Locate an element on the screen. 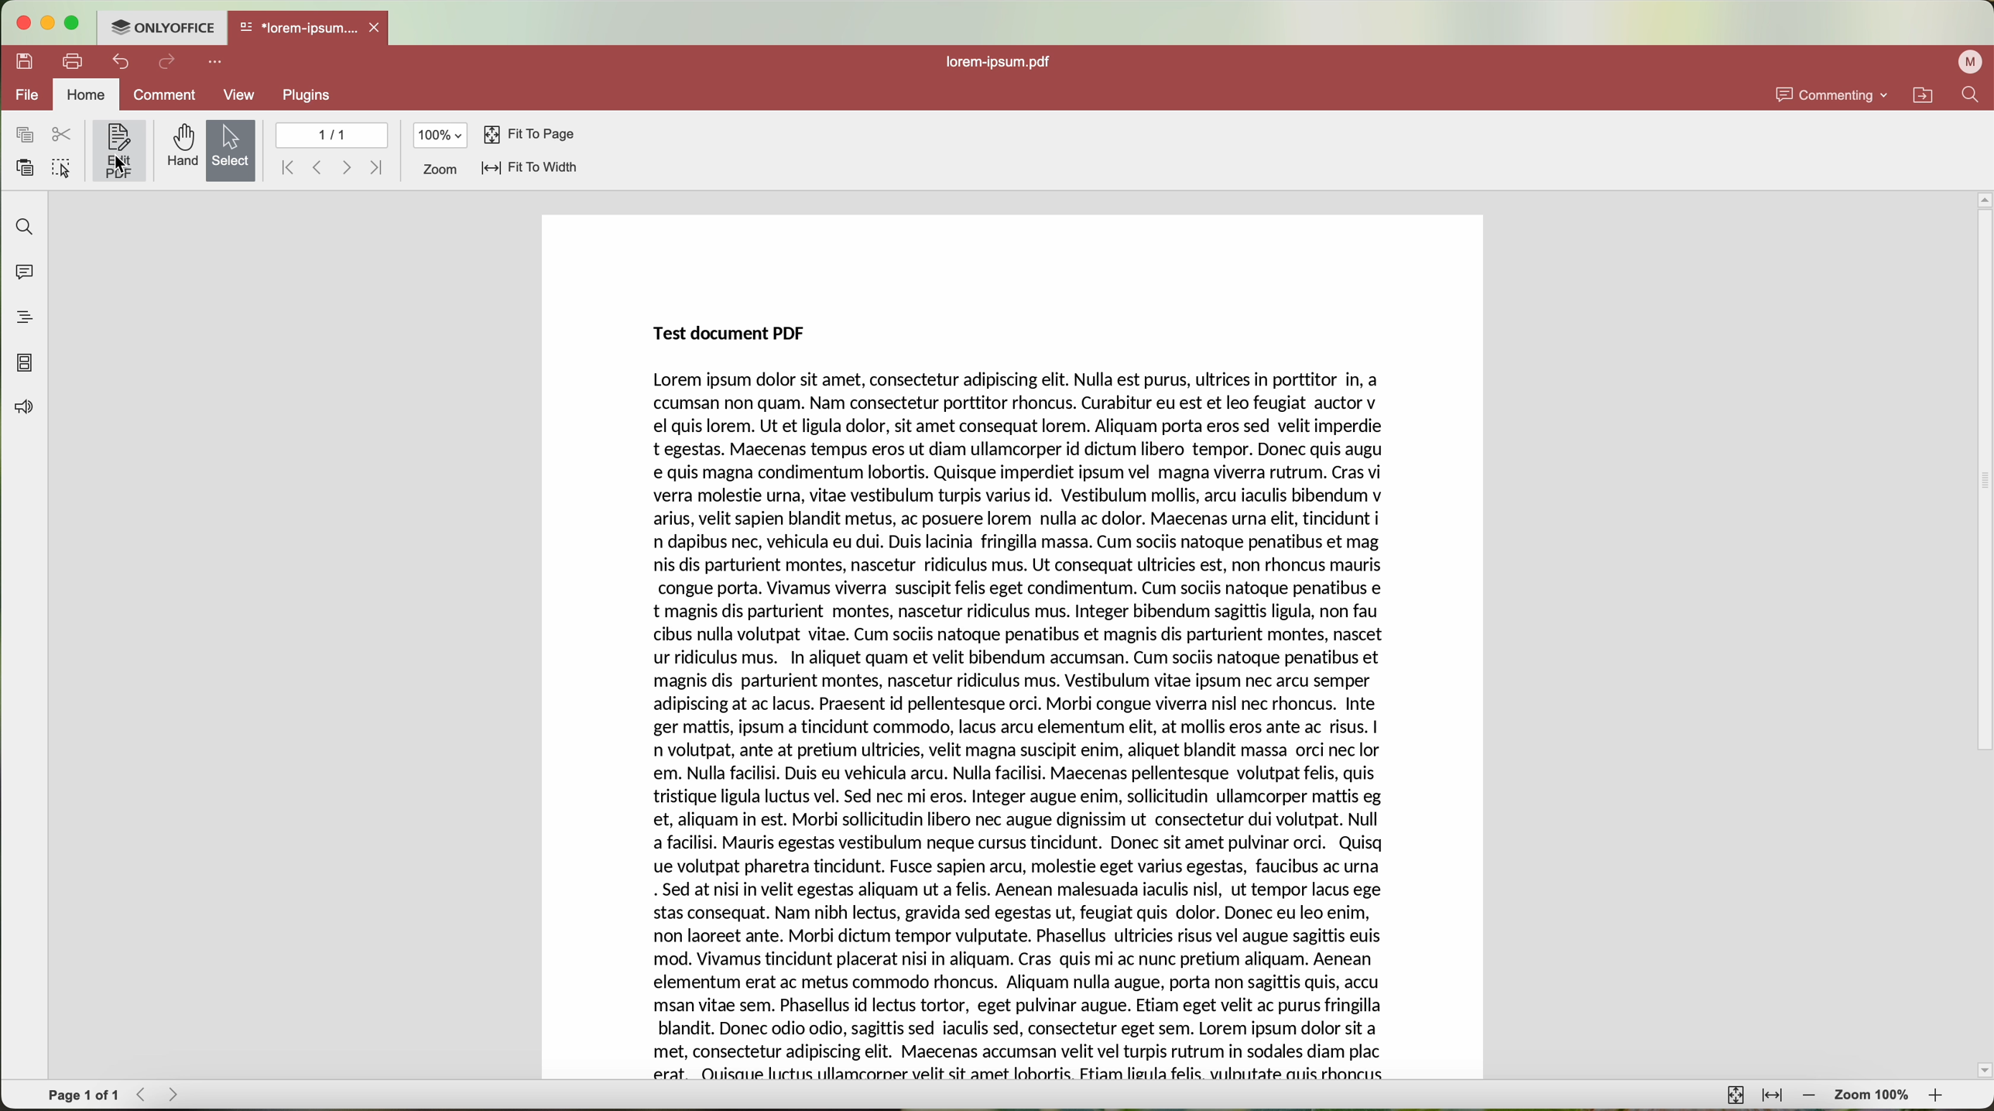  view is located at coordinates (239, 96).